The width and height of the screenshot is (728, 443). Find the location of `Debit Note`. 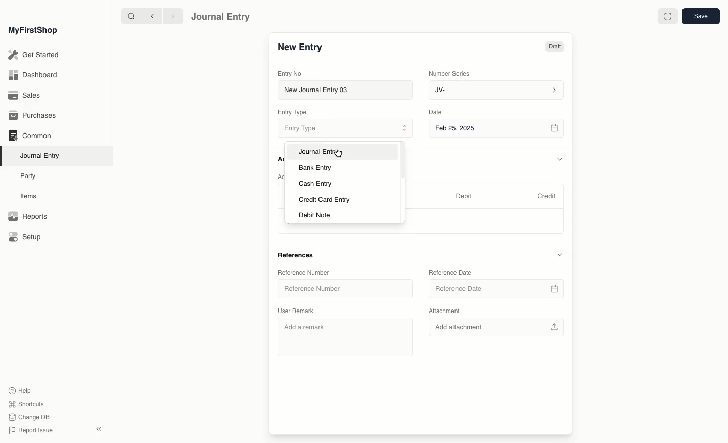

Debit Note is located at coordinates (315, 215).